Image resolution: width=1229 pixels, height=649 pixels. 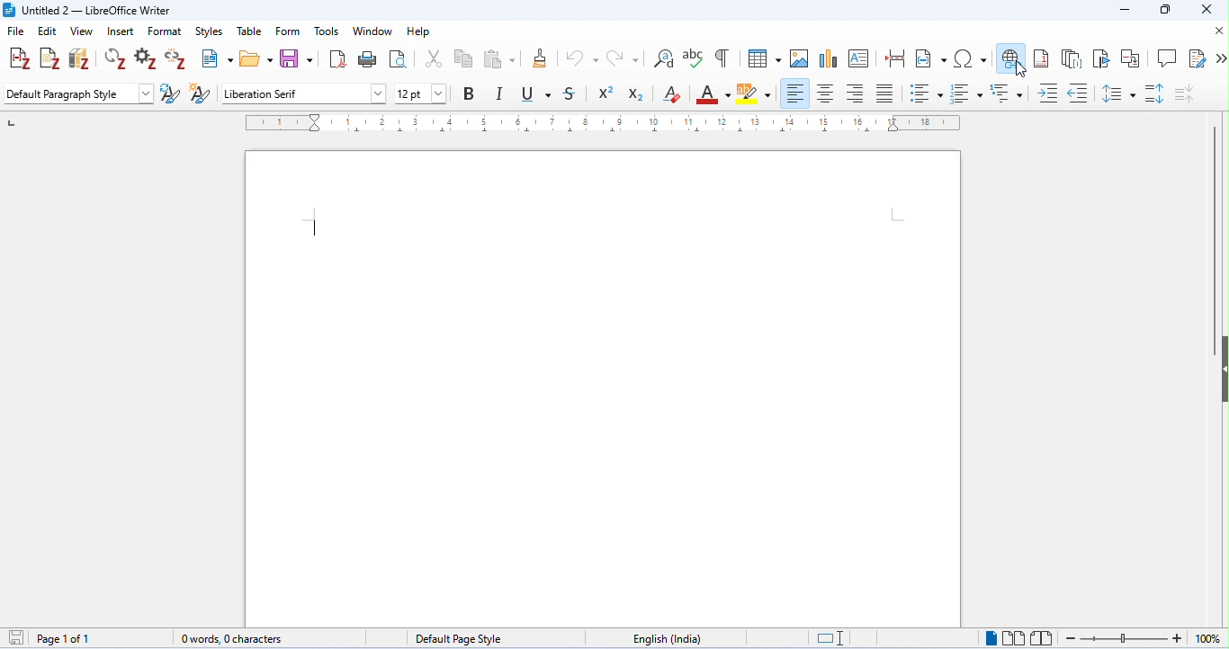 I want to click on close, so click(x=1204, y=10).